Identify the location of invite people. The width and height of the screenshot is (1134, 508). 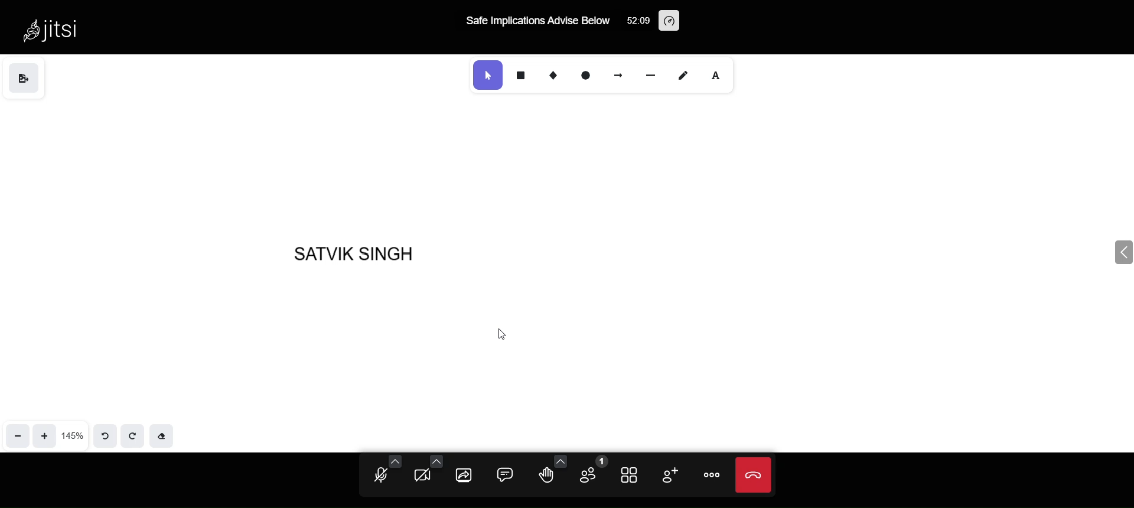
(667, 474).